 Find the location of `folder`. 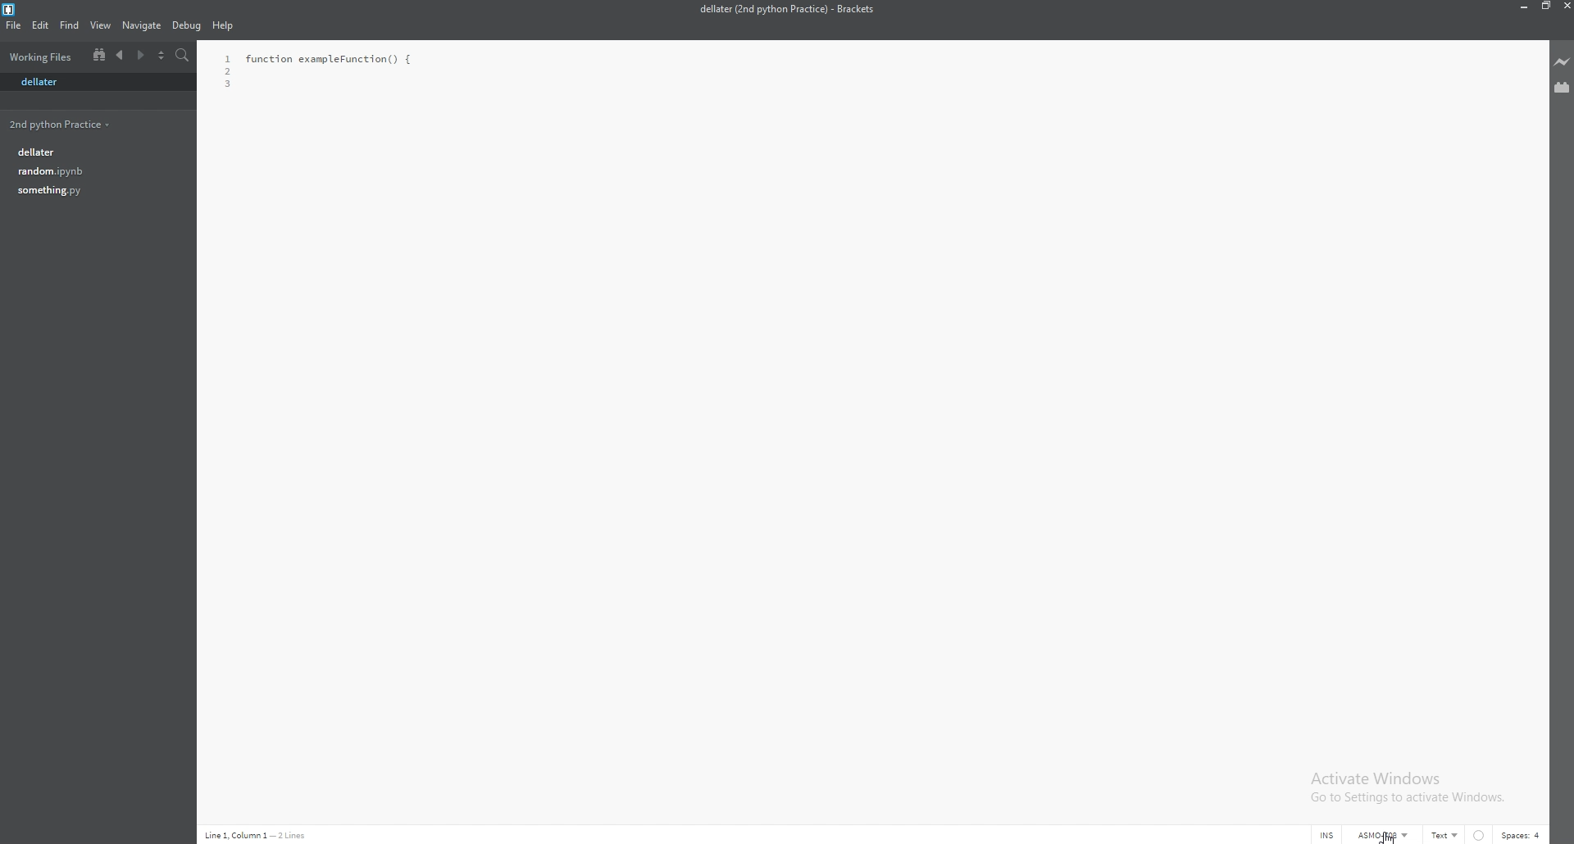

folder is located at coordinates (43, 56).